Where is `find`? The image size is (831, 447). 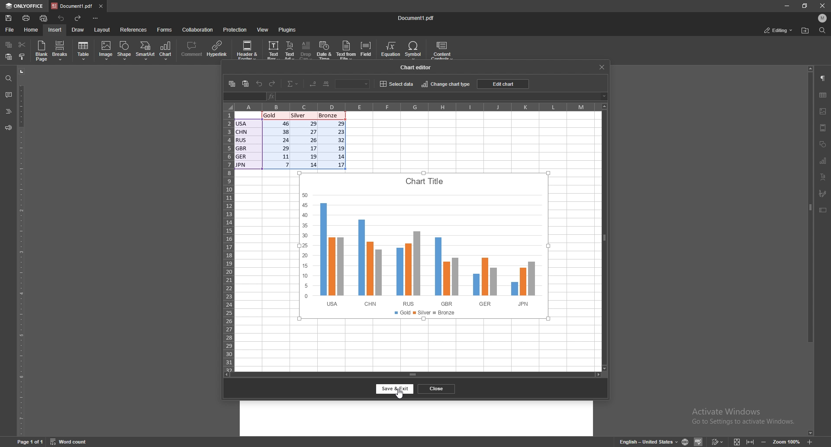
find is located at coordinates (823, 31).